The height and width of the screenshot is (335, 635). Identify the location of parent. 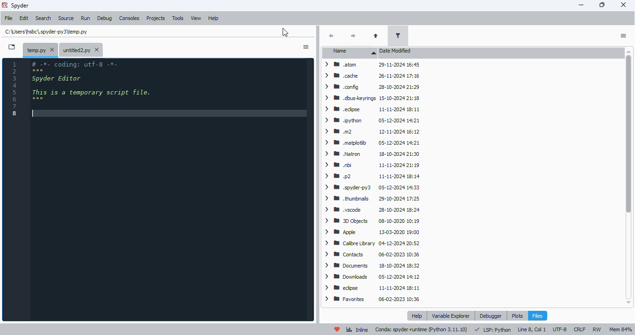
(376, 36).